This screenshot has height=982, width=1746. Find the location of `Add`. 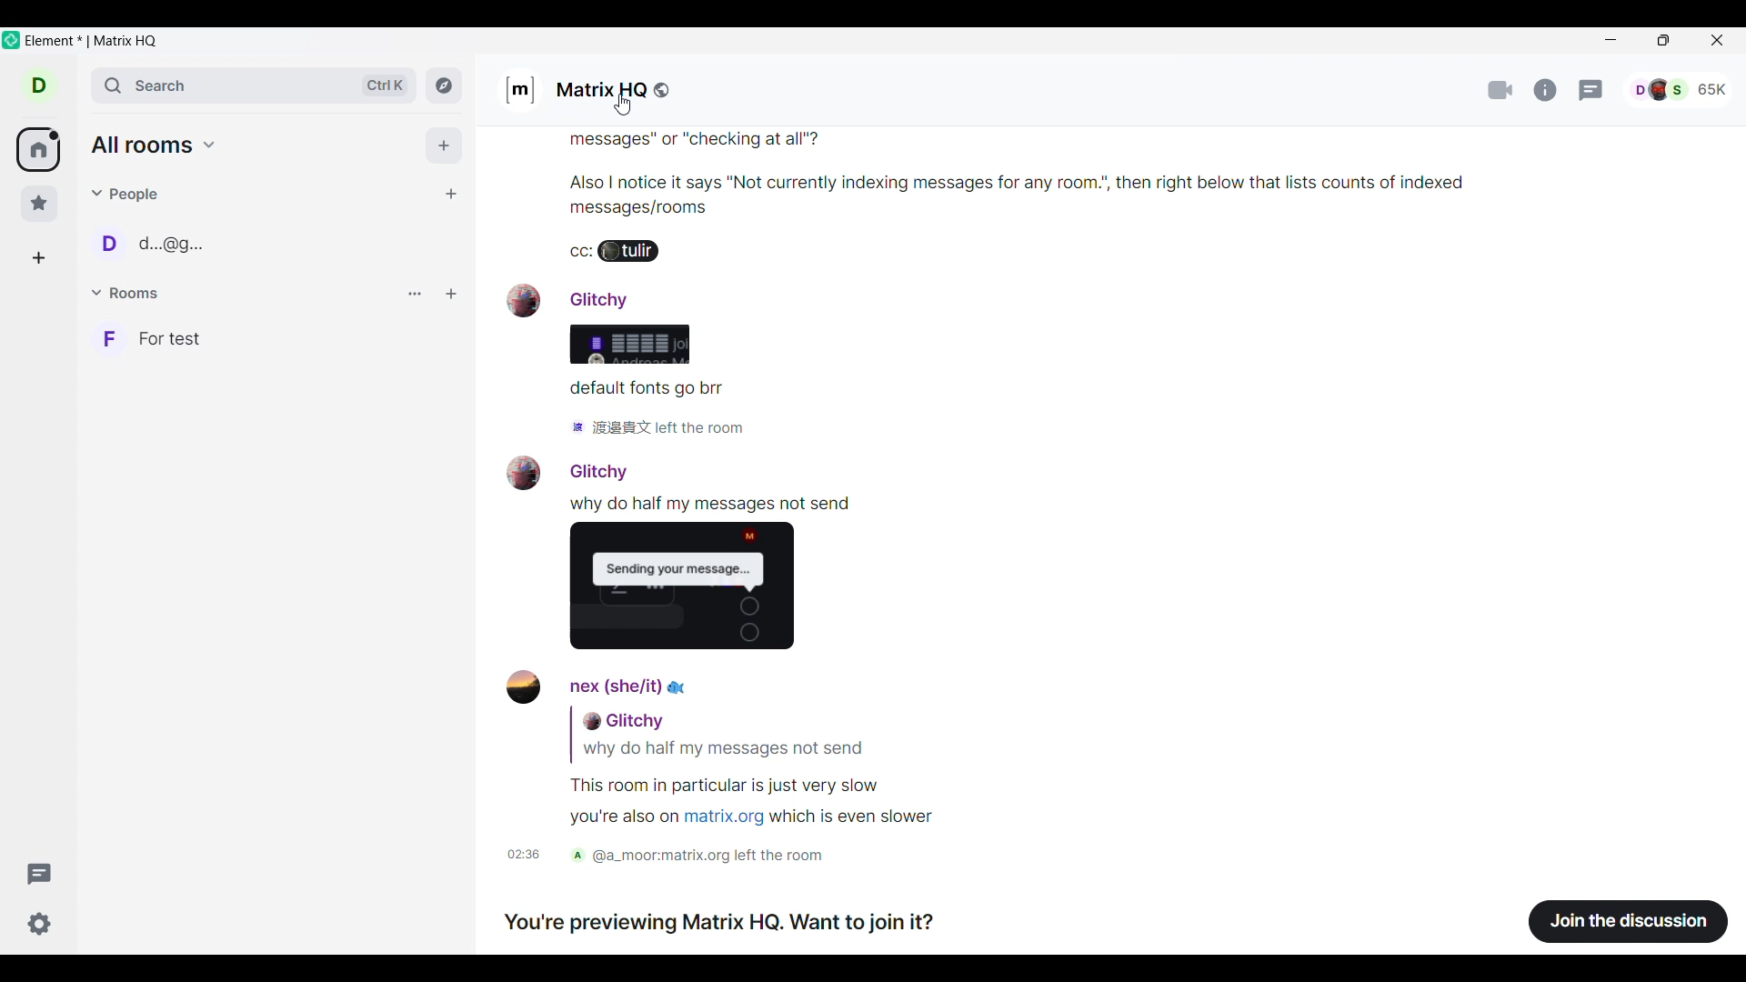

Add is located at coordinates (445, 145).